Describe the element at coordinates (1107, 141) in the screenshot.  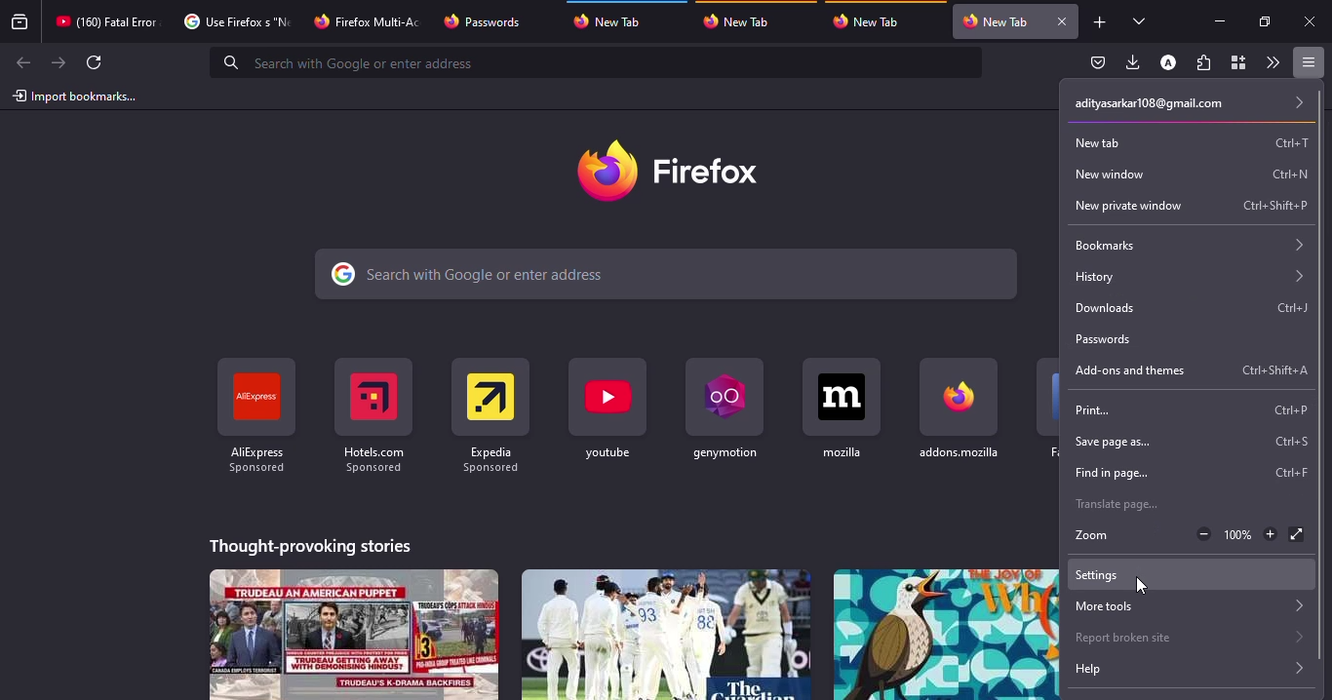
I see `new tab` at that location.